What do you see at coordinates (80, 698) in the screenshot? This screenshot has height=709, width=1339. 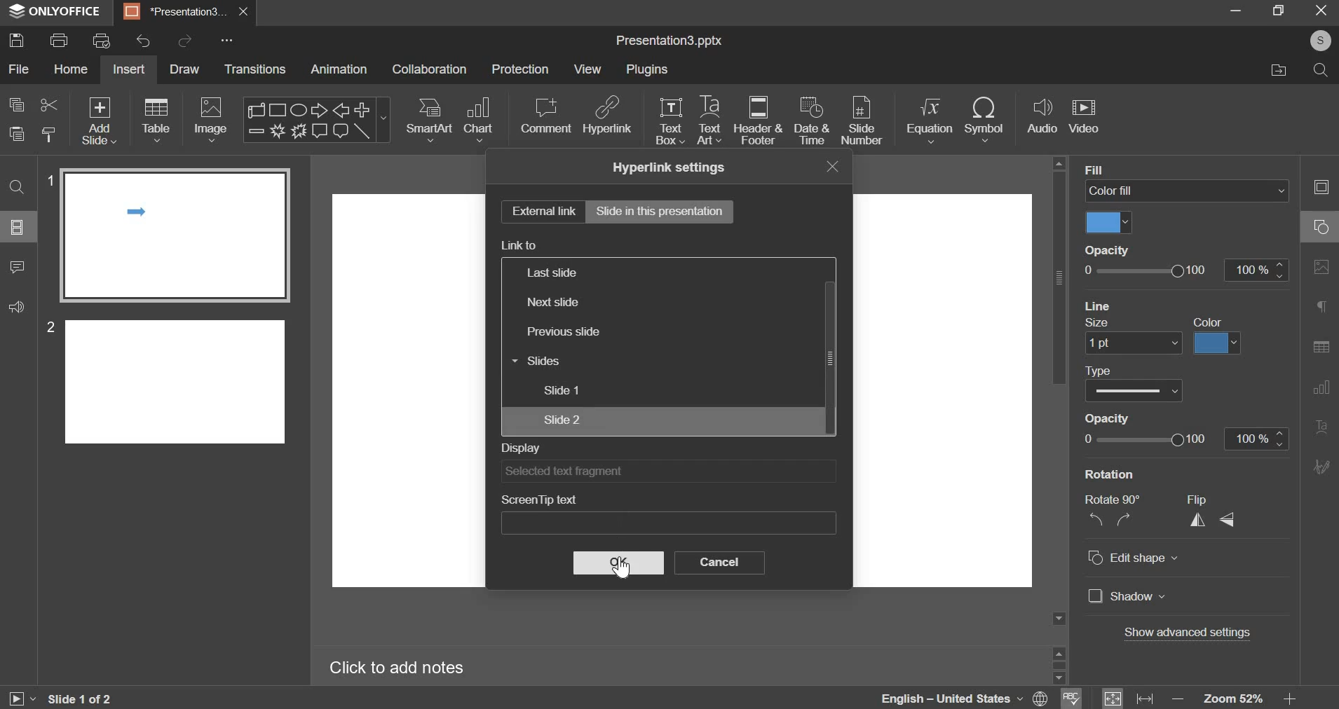 I see `active slide out of total slides` at bounding box center [80, 698].